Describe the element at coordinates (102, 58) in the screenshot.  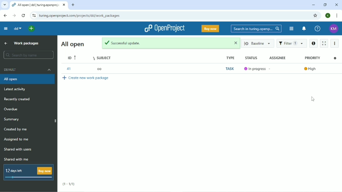
I see `Subject` at that location.